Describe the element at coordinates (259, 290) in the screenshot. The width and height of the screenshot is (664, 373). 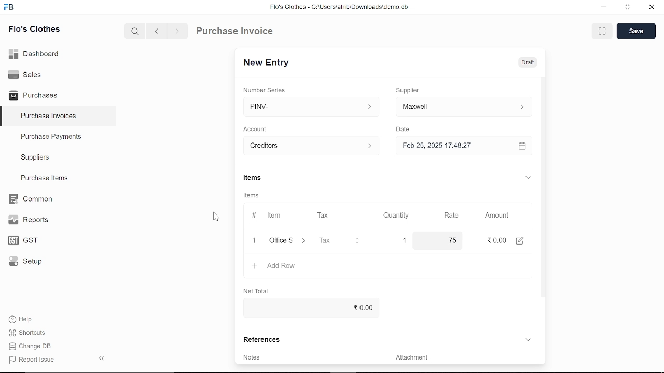
I see `Net Total` at that location.